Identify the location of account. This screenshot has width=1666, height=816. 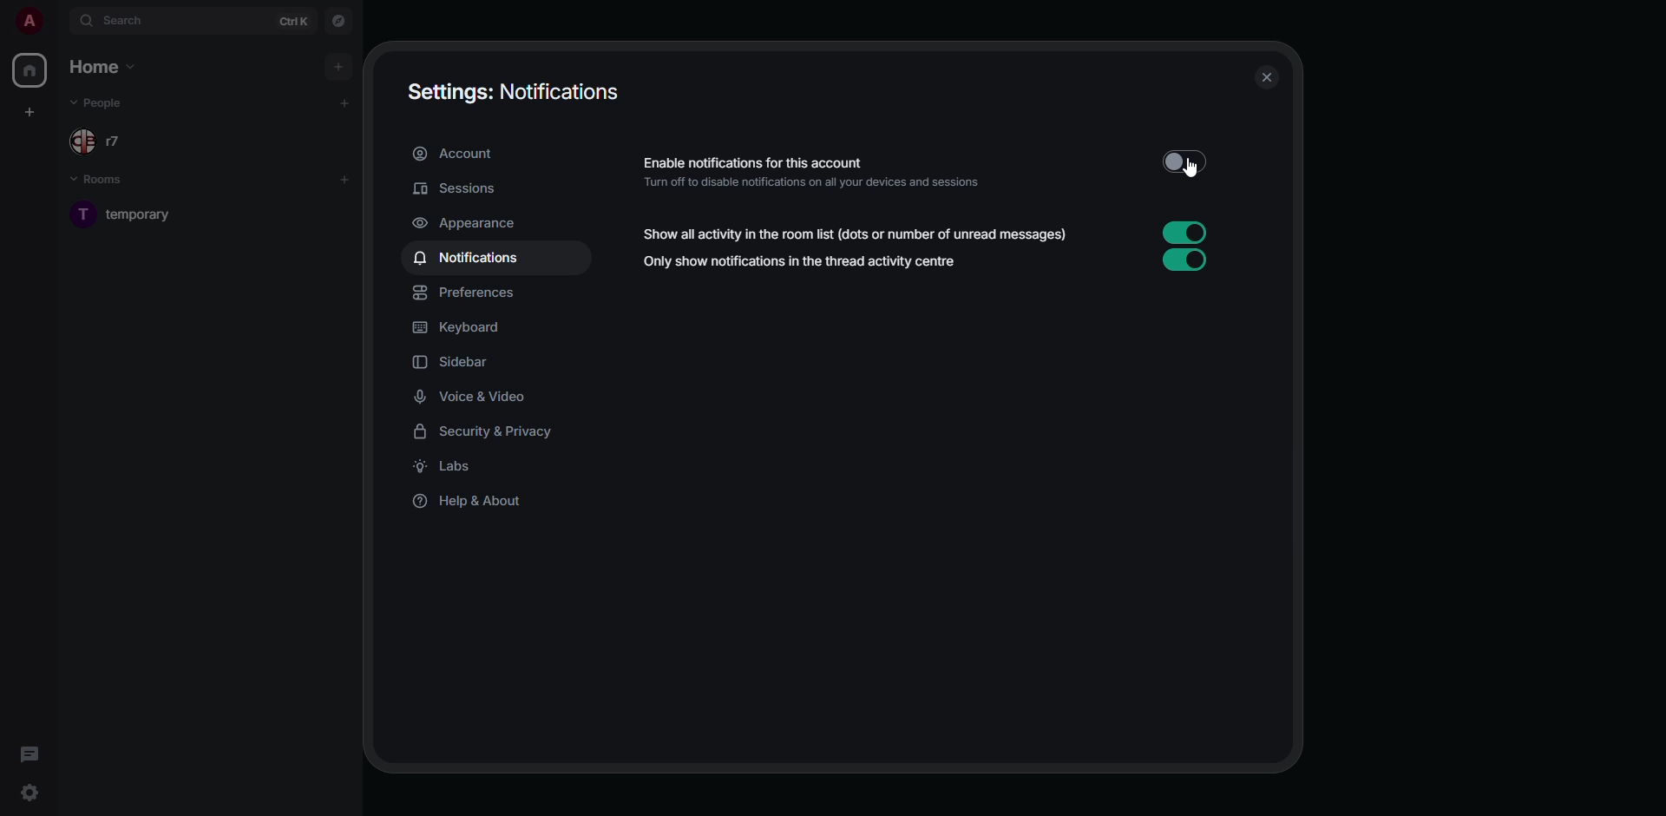
(461, 155).